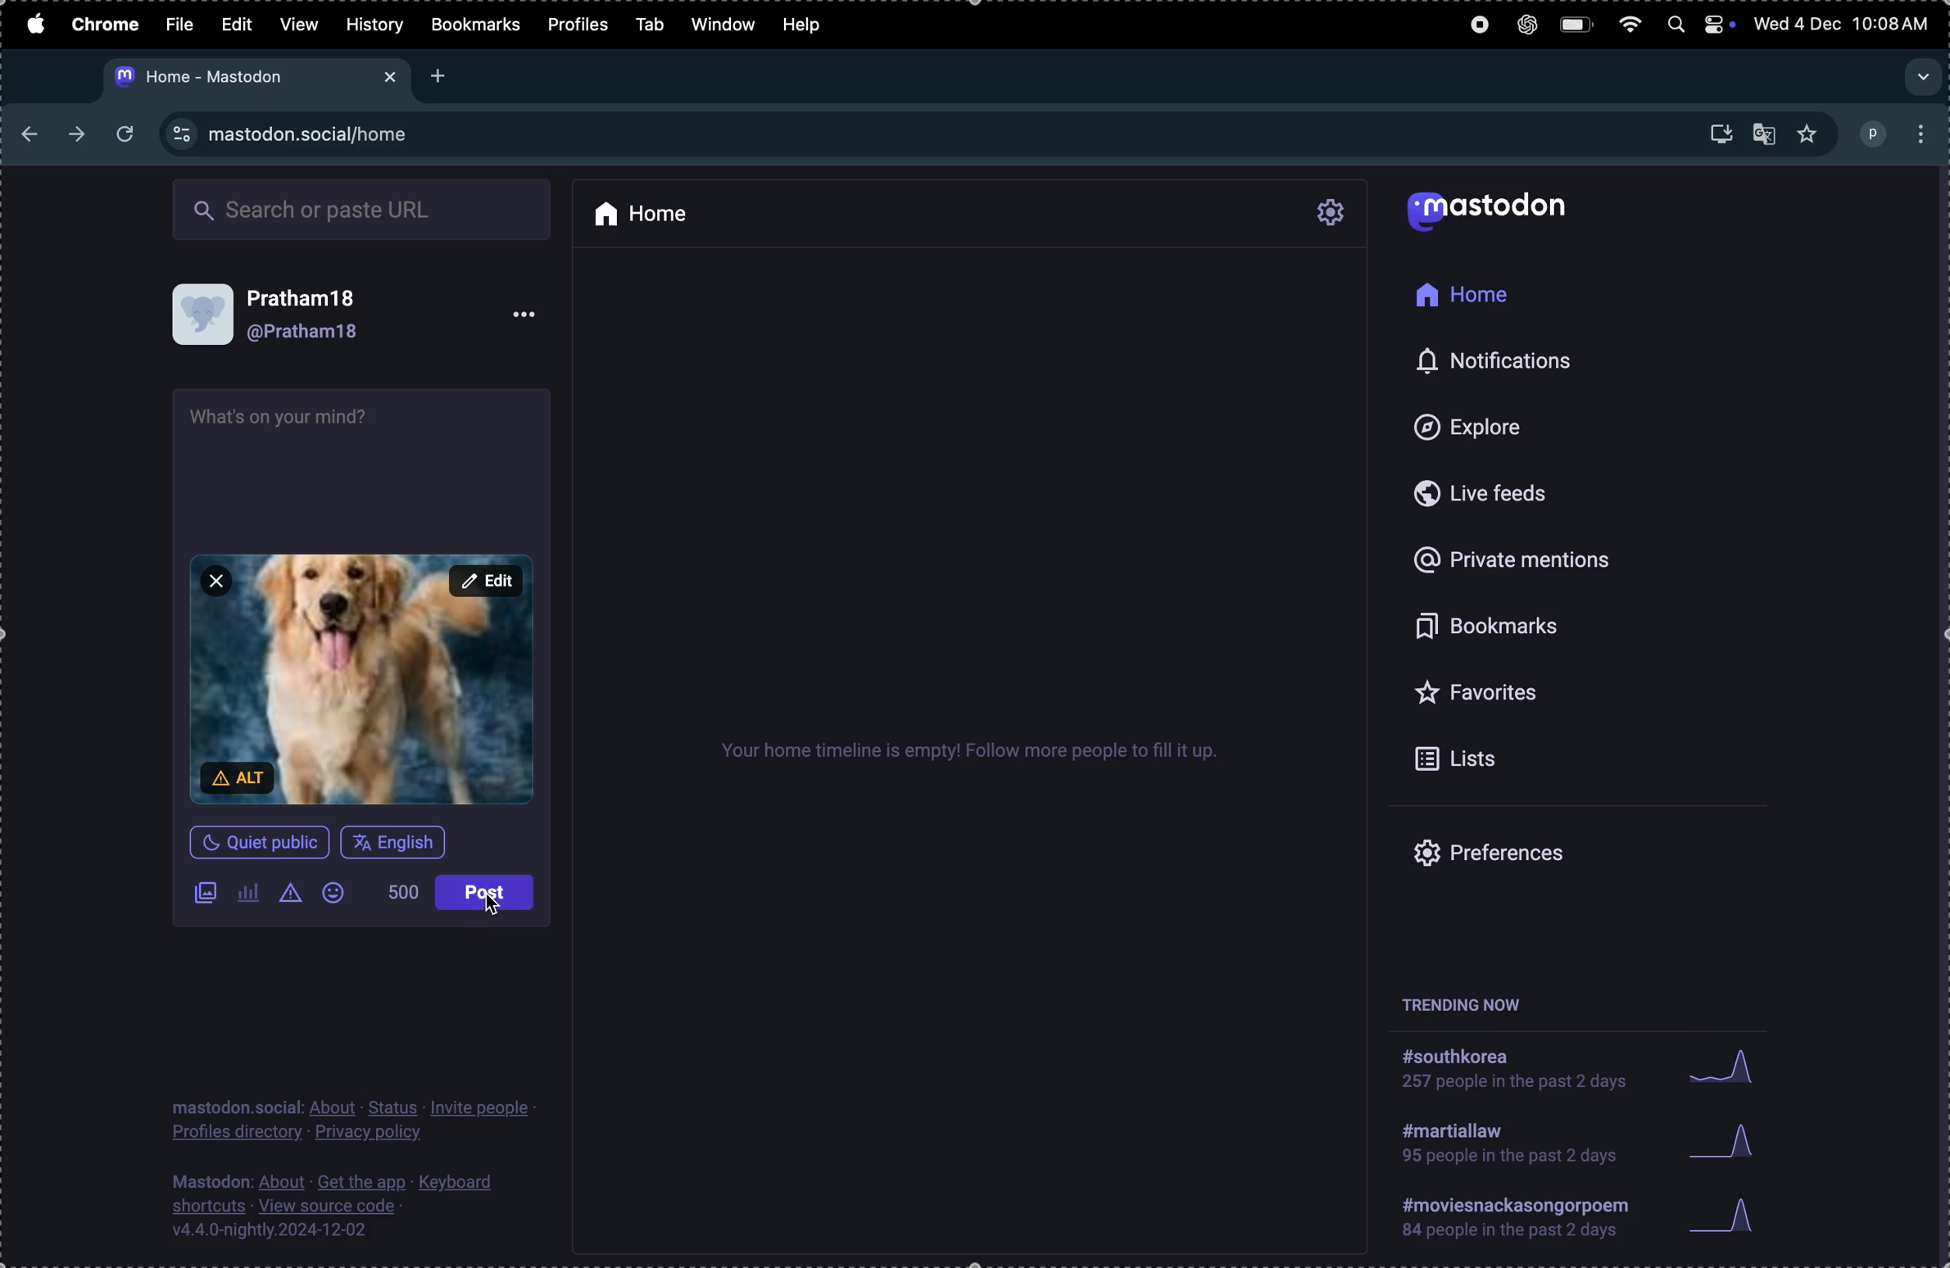 Image resolution: width=1950 pixels, height=1268 pixels. I want to click on apple menu, so click(32, 22).